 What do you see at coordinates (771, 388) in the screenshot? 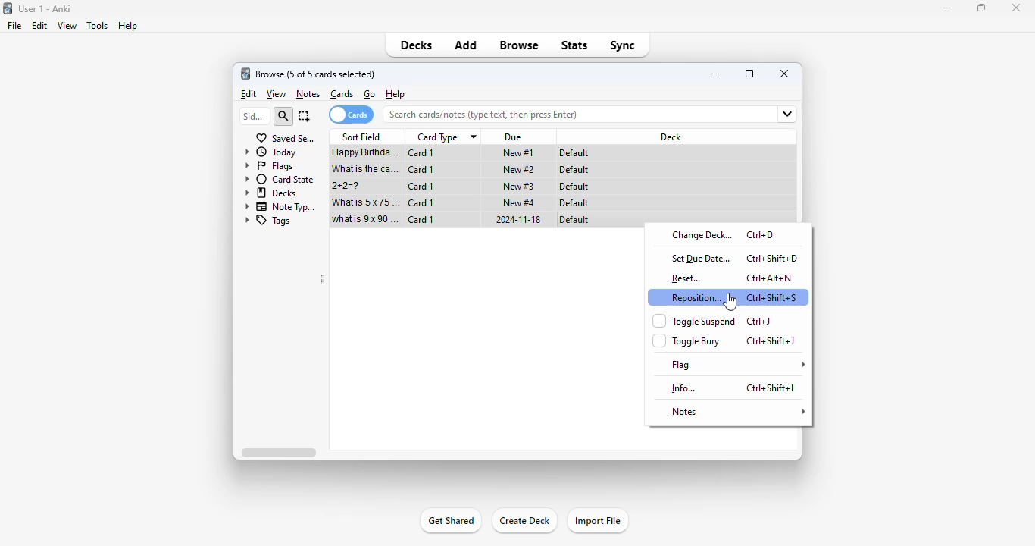
I see `shortcut for info` at bounding box center [771, 388].